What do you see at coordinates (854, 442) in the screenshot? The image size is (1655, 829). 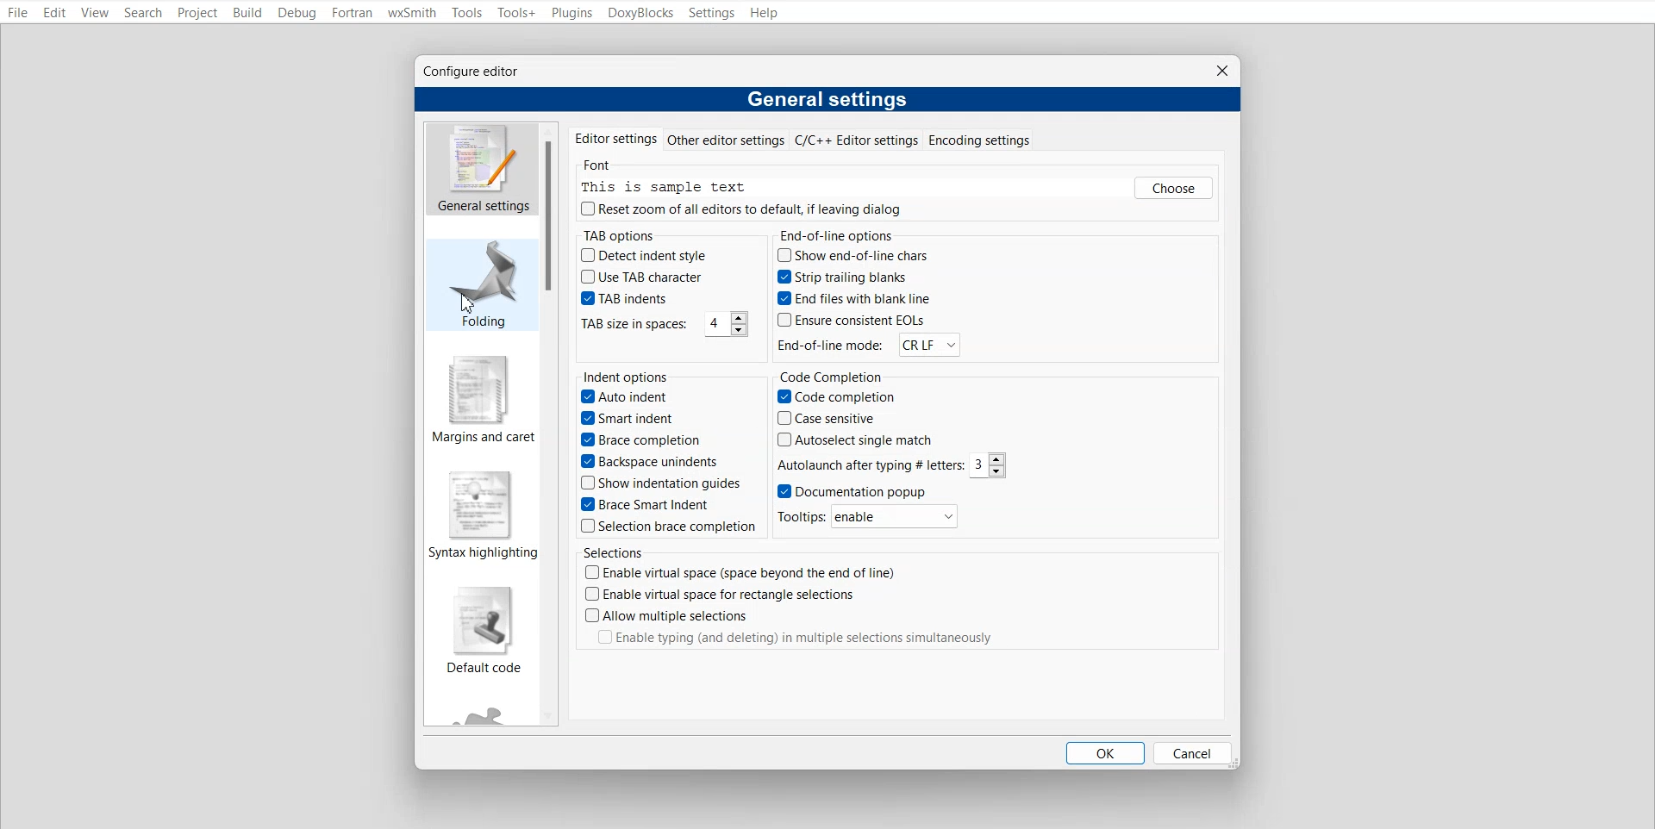 I see `Autoselect single match` at bounding box center [854, 442].